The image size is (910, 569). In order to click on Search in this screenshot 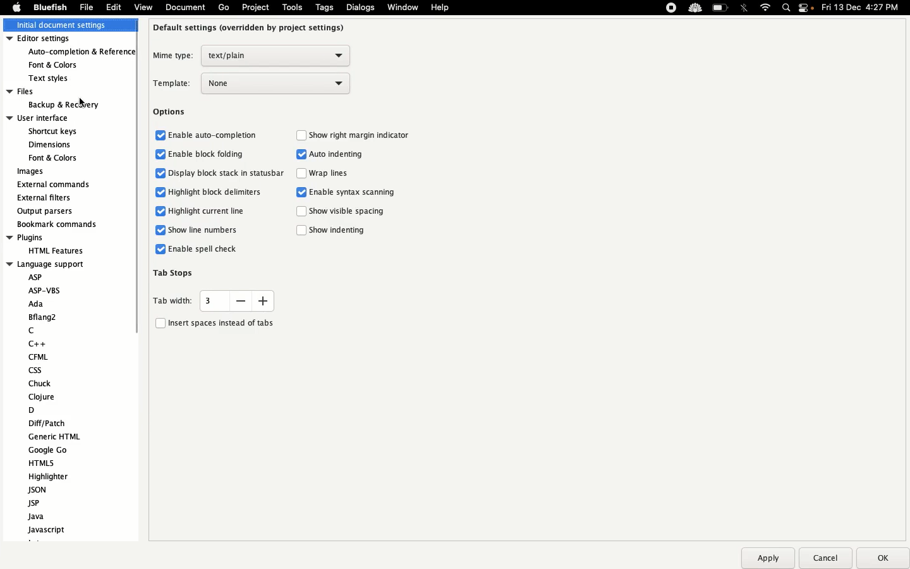, I will do `click(786, 8)`.